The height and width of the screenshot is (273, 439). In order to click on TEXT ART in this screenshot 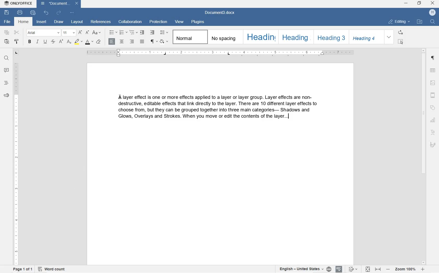, I will do `click(433, 132)`.